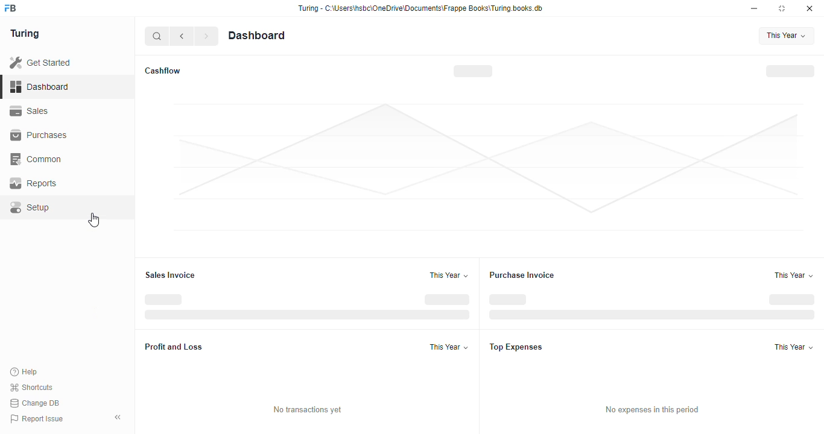  Describe the element at coordinates (754, 8) in the screenshot. I see `minimize` at that location.